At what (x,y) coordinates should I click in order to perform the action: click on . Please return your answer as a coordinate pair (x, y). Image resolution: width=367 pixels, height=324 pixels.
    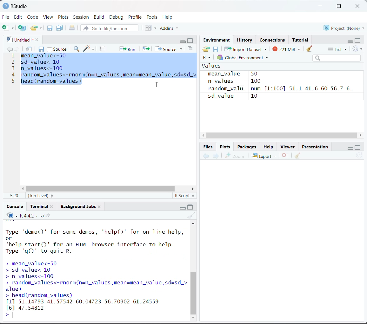
    Looking at the image, I should click on (209, 146).